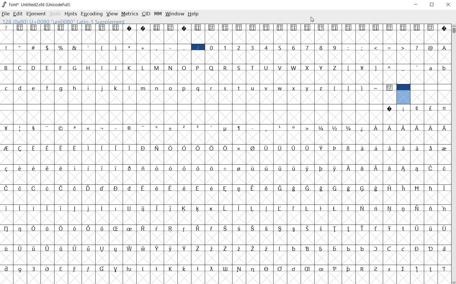  What do you see at coordinates (211, 208) in the screenshot?
I see `Symbol` at bounding box center [211, 208].